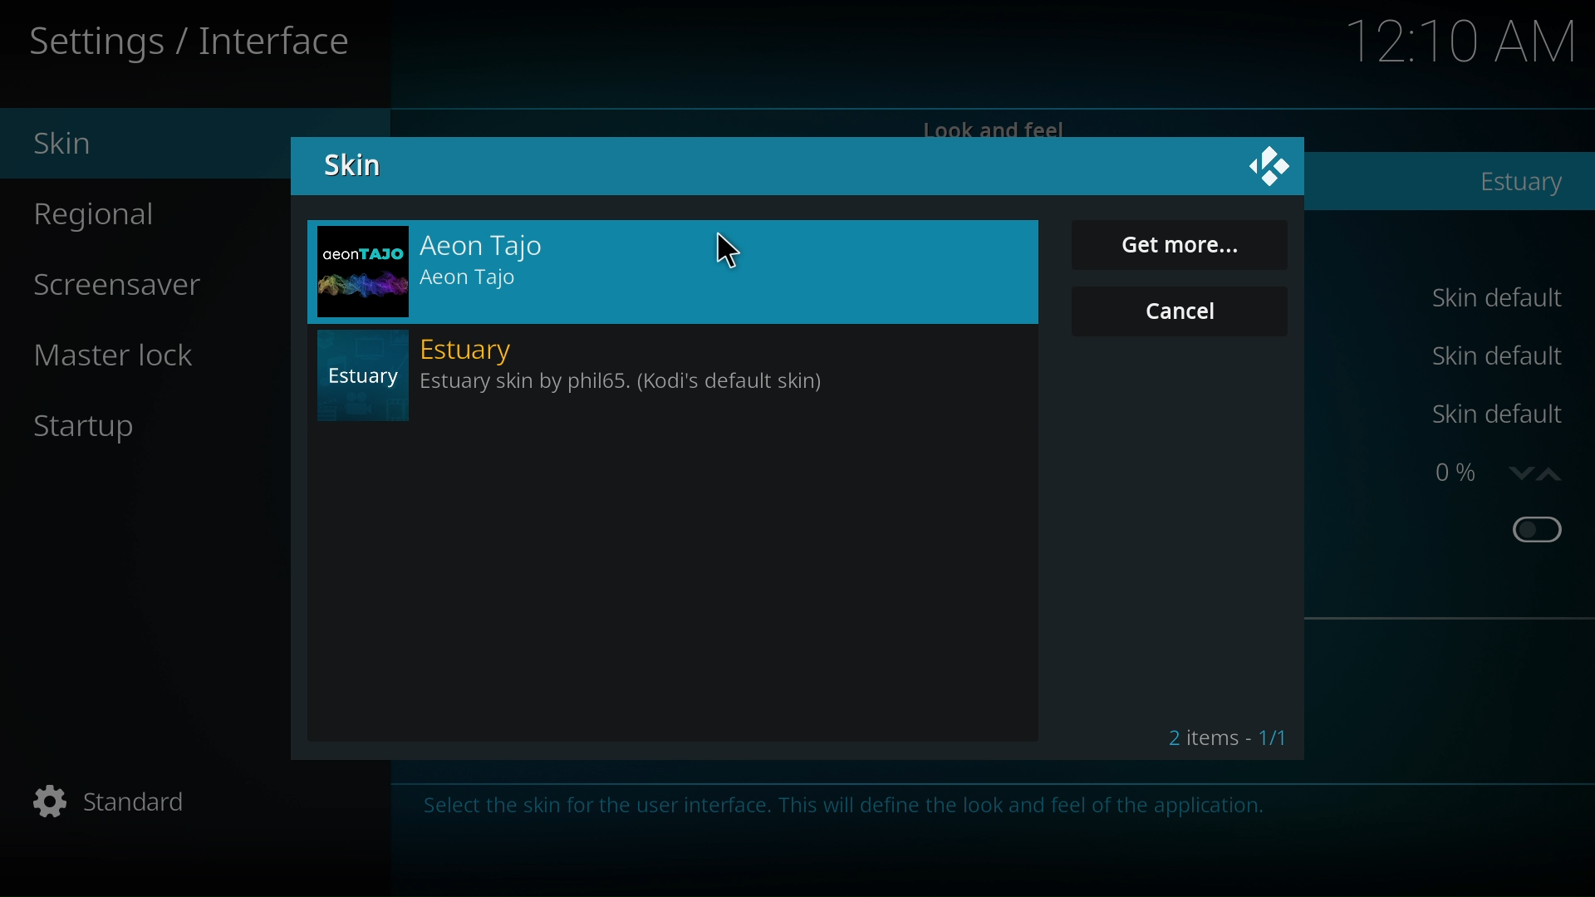 This screenshot has width=1595, height=897. What do you see at coordinates (1534, 527) in the screenshot?
I see `on/off` at bounding box center [1534, 527].